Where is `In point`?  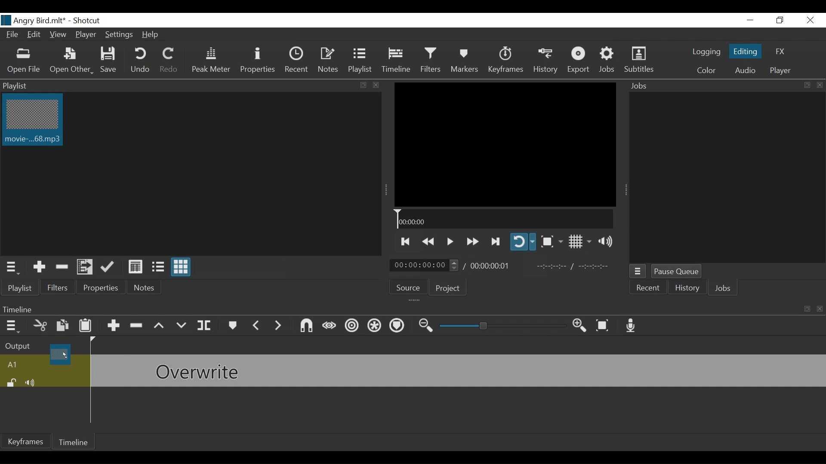 In point is located at coordinates (573, 267).